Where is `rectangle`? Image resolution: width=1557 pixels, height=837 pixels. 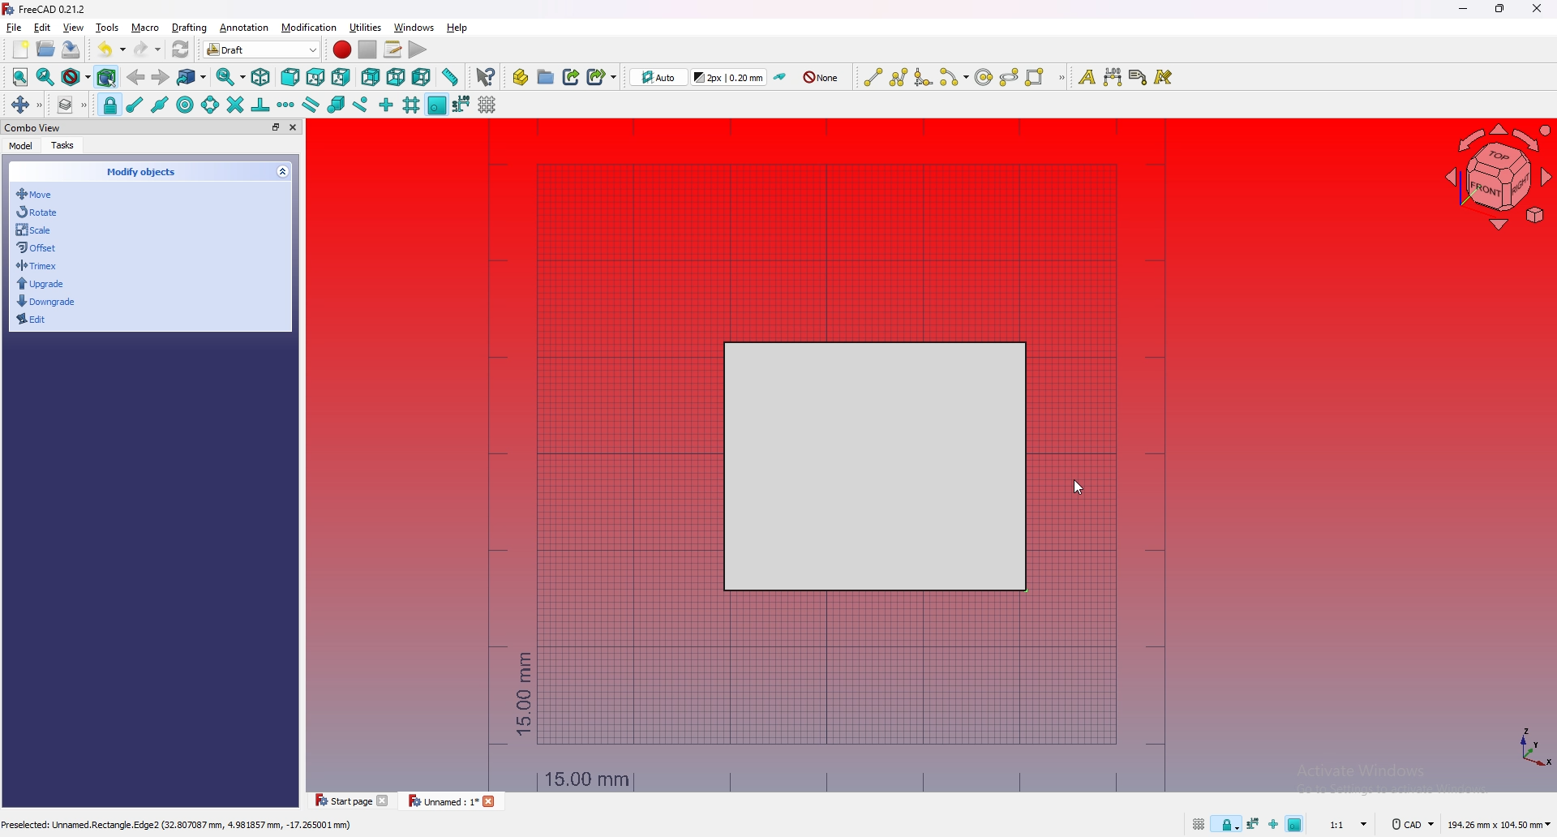
rectangle is located at coordinates (1036, 77).